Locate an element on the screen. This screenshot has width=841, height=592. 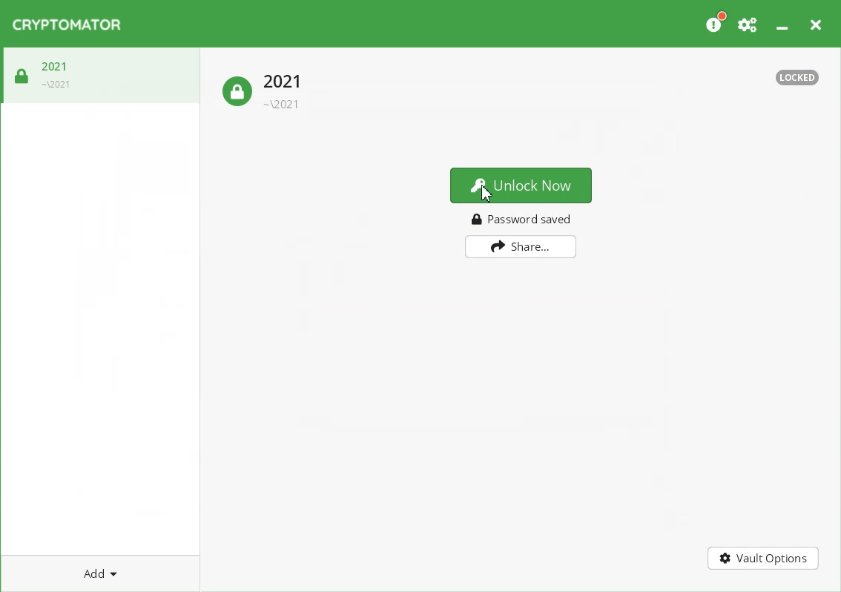
Text is located at coordinates (790, 77).